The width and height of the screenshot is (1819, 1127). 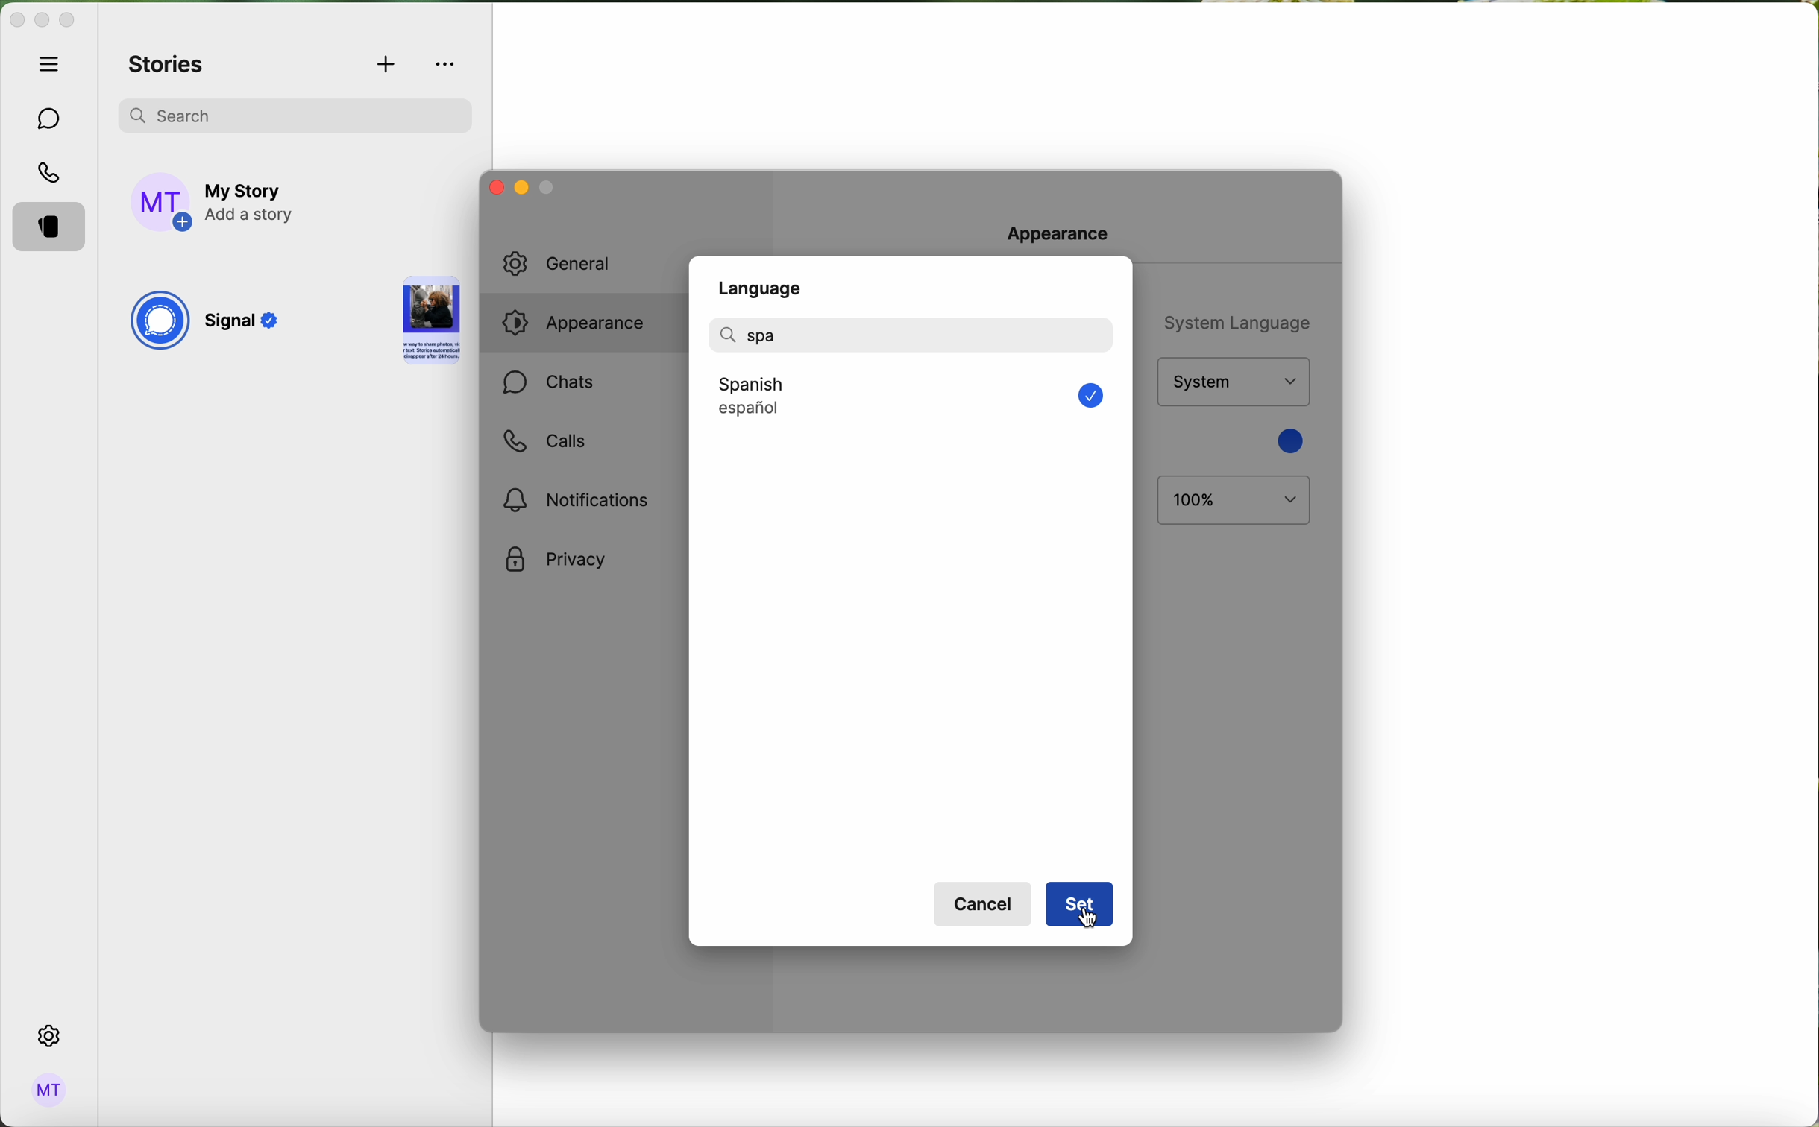 What do you see at coordinates (581, 499) in the screenshot?
I see `Notifications` at bounding box center [581, 499].